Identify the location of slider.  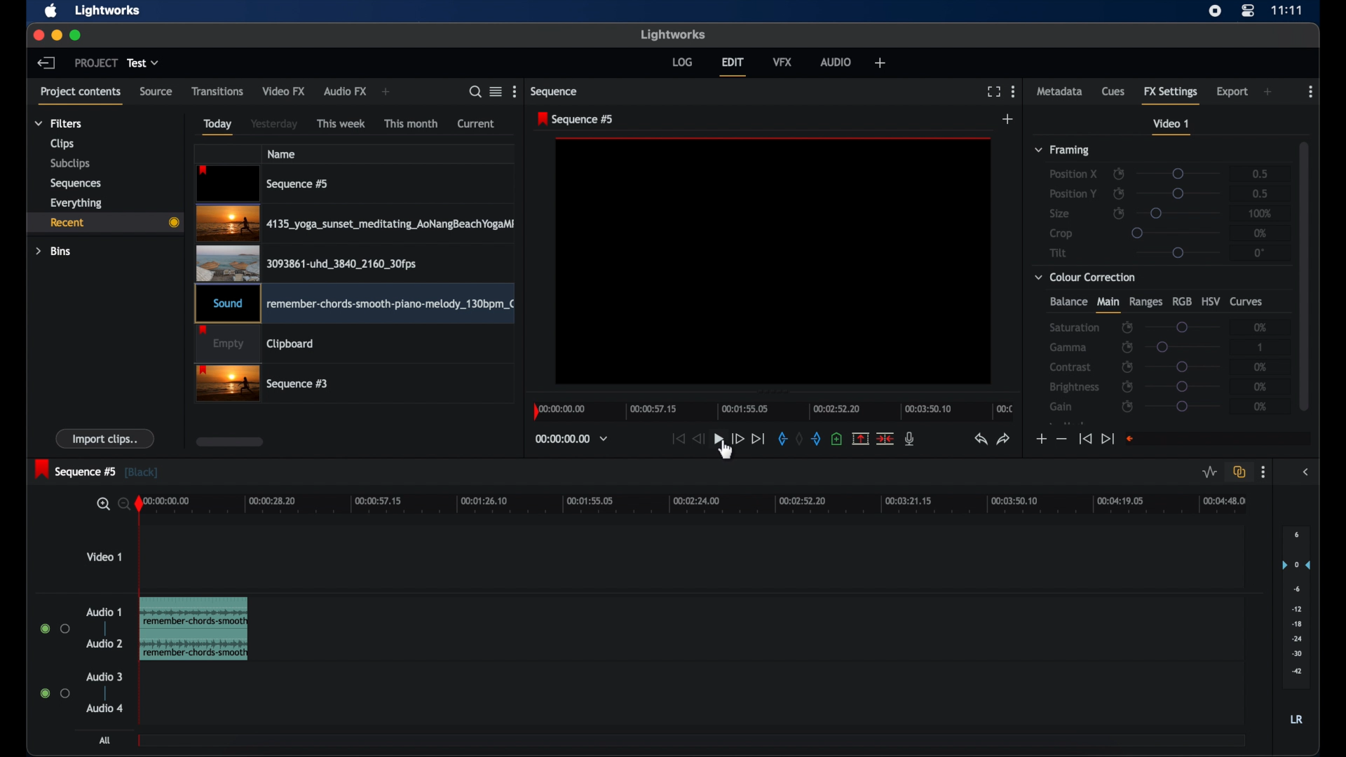
(1183, 367).